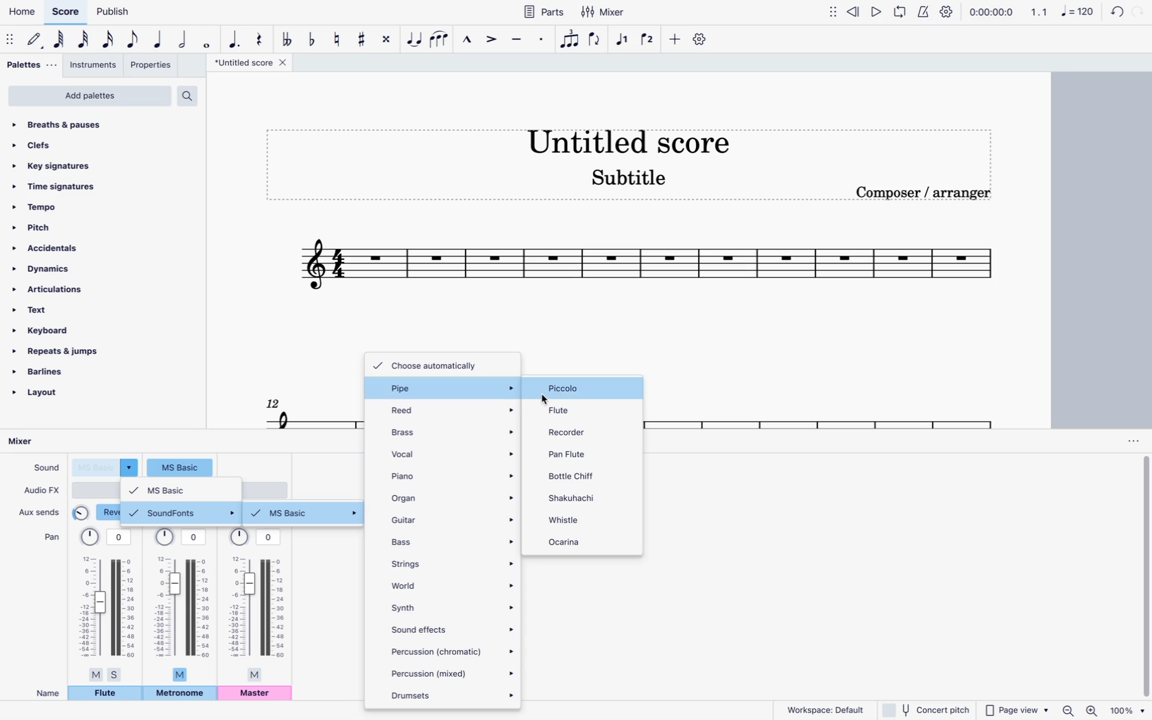 The width and height of the screenshot is (1152, 720). What do you see at coordinates (449, 407) in the screenshot?
I see `reed` at bounding box center [449, 407].